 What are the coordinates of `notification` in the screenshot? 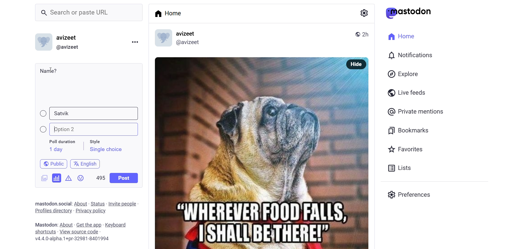 It's located at (410, 56).